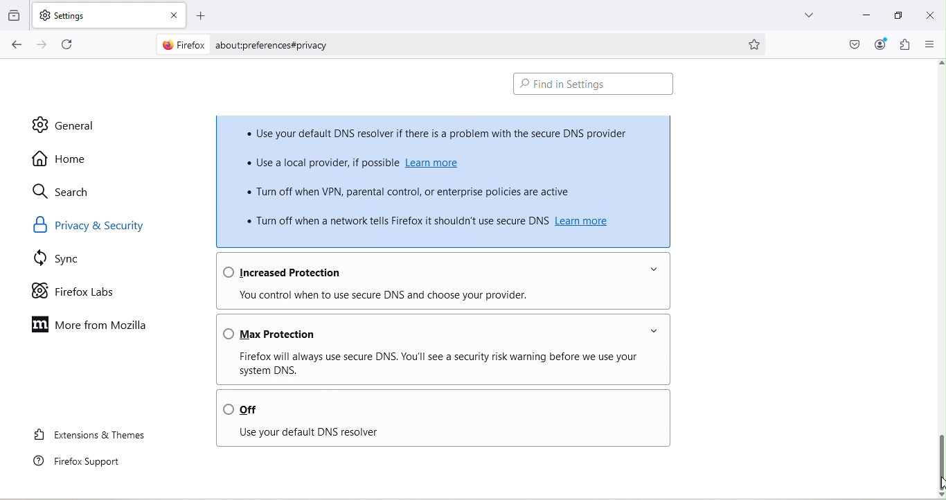  I want to click on Boommark, so click(758, 43).